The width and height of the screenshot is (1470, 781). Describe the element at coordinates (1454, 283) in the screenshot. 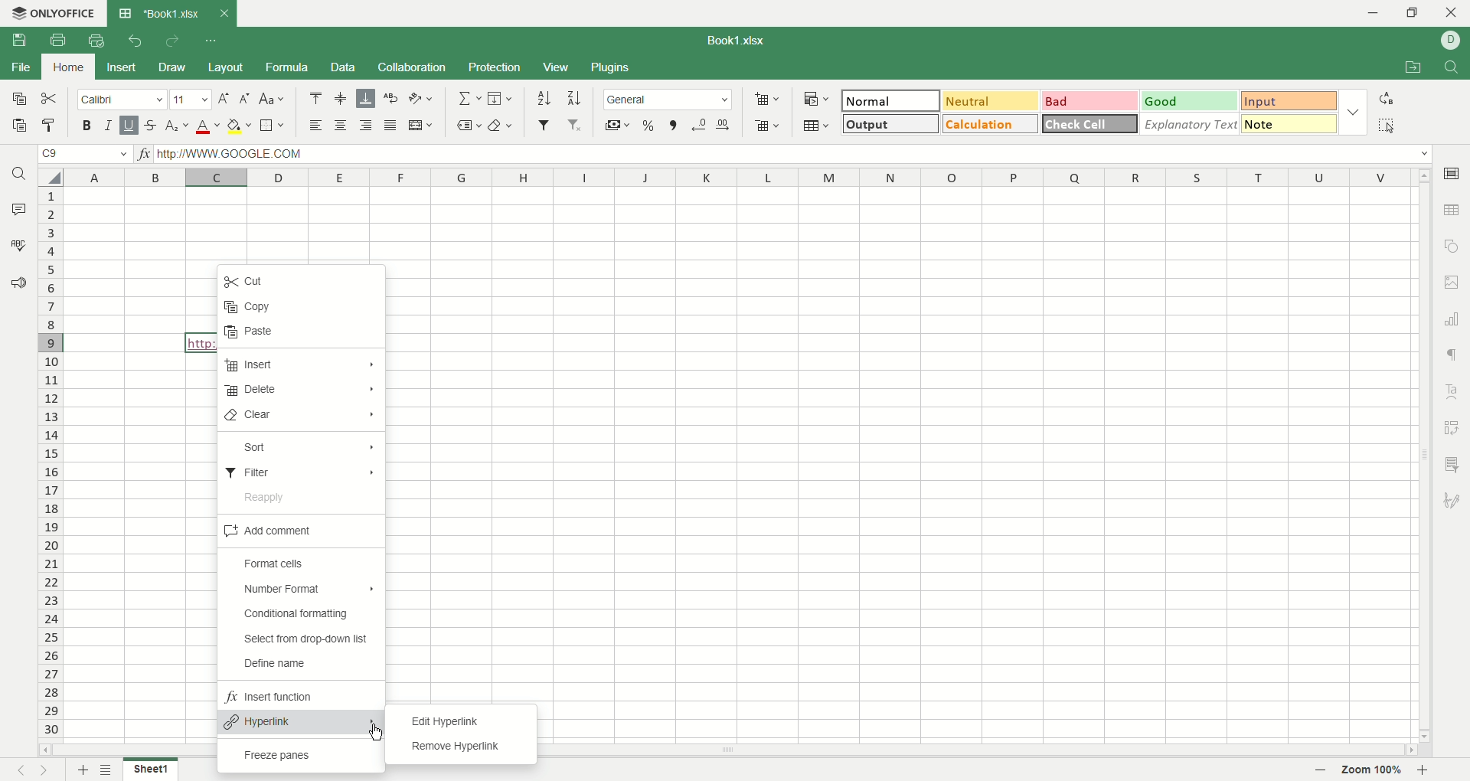

I see `image settings` at that location.